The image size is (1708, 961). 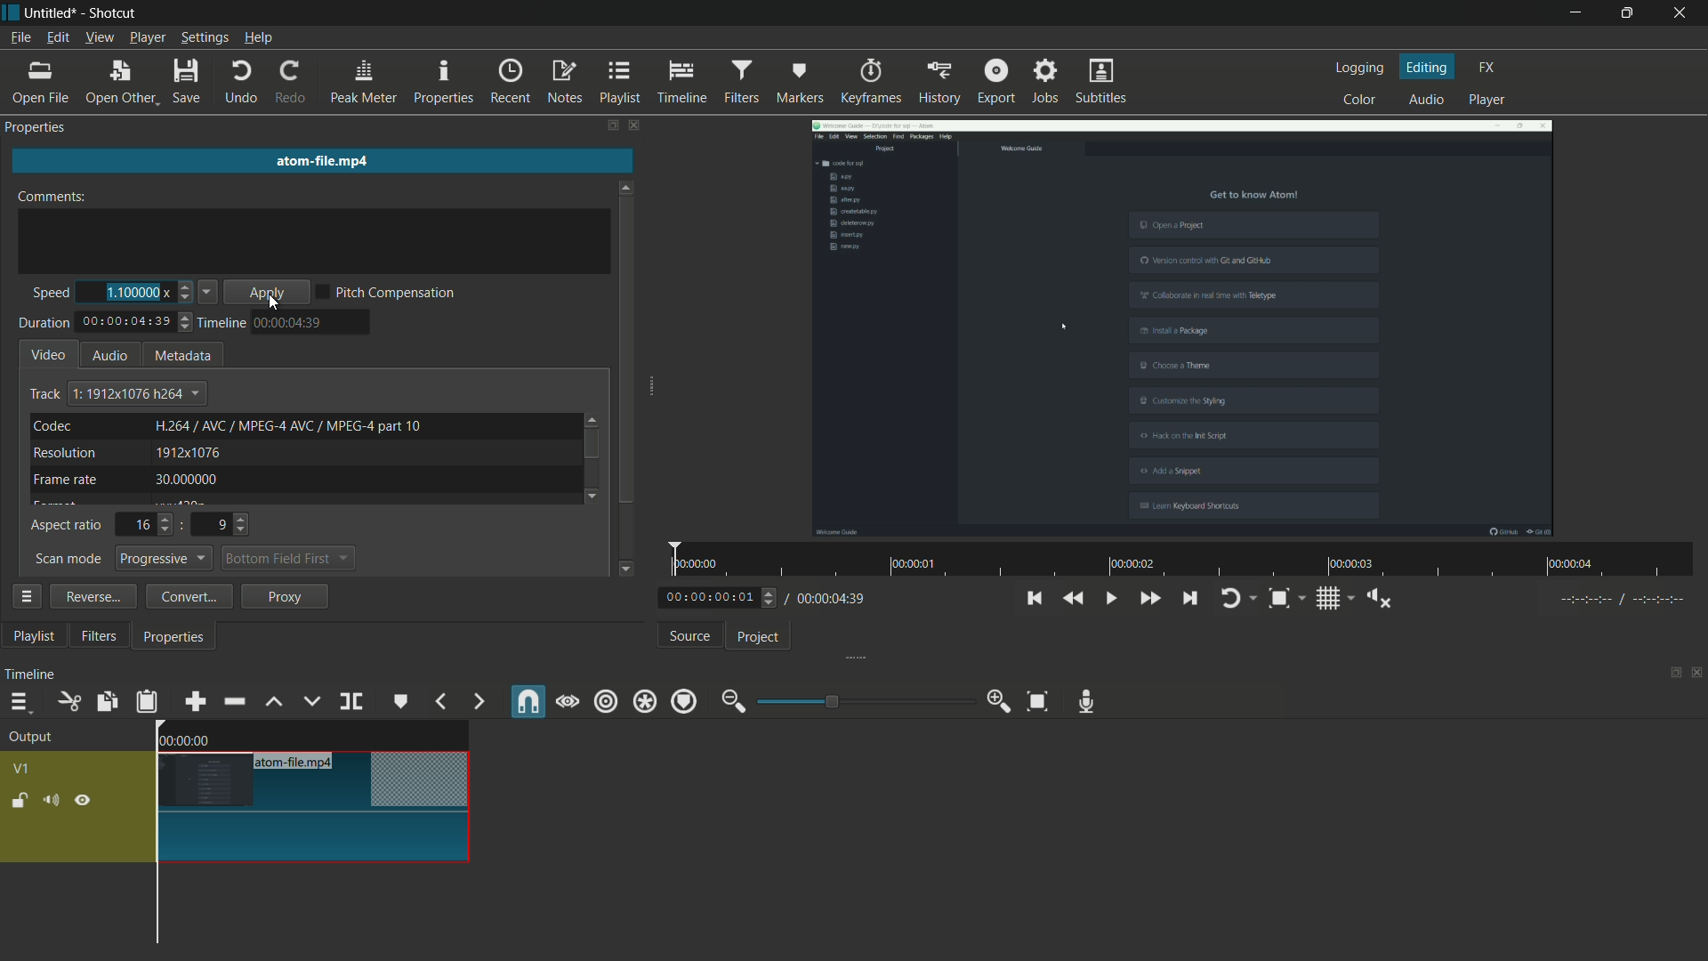 What do you see at coordinates (657, 388) in the screenshot?
I see `expand` at bounding box center [657, 388].